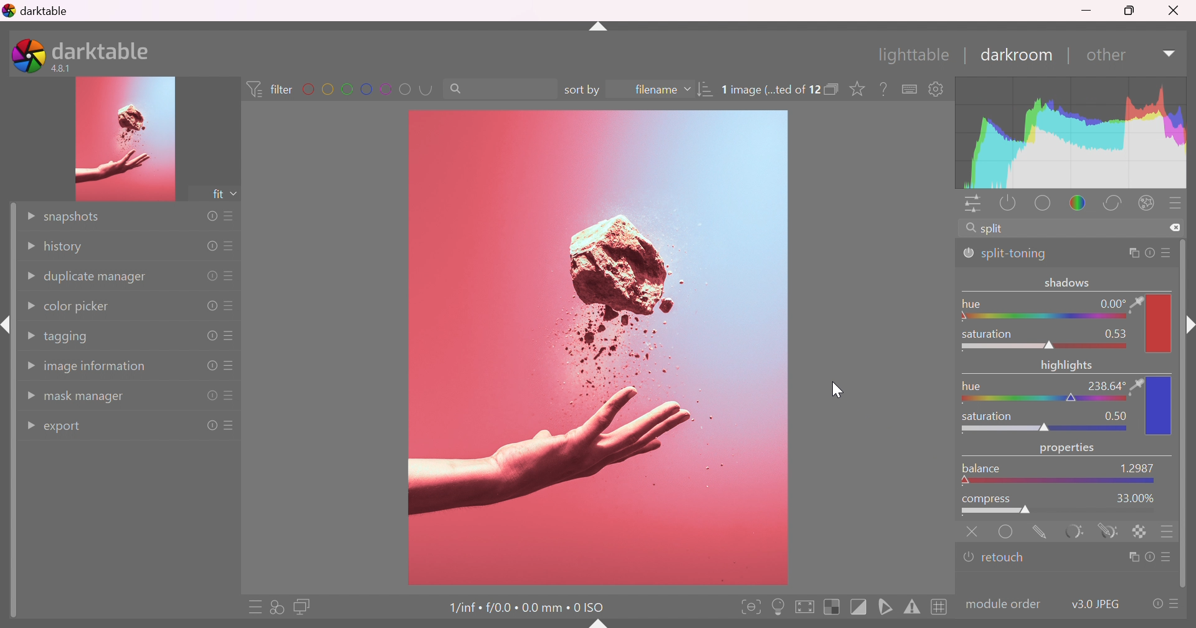 The image size is (1196, 628). Describe the element at coordinates (1009, 535) in the screenshot. I see `uniformly` at that location.